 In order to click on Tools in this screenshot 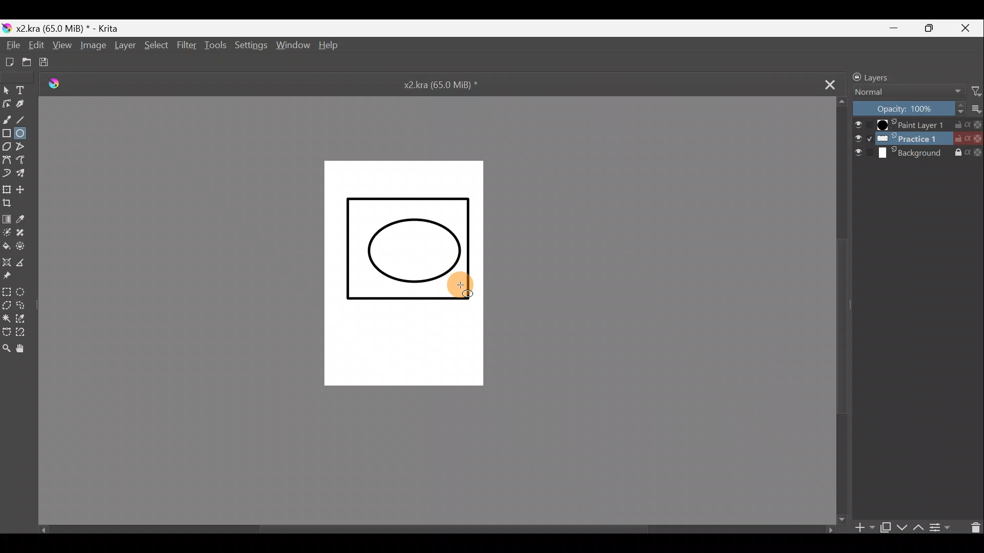, I will do `click(218, 46)`.